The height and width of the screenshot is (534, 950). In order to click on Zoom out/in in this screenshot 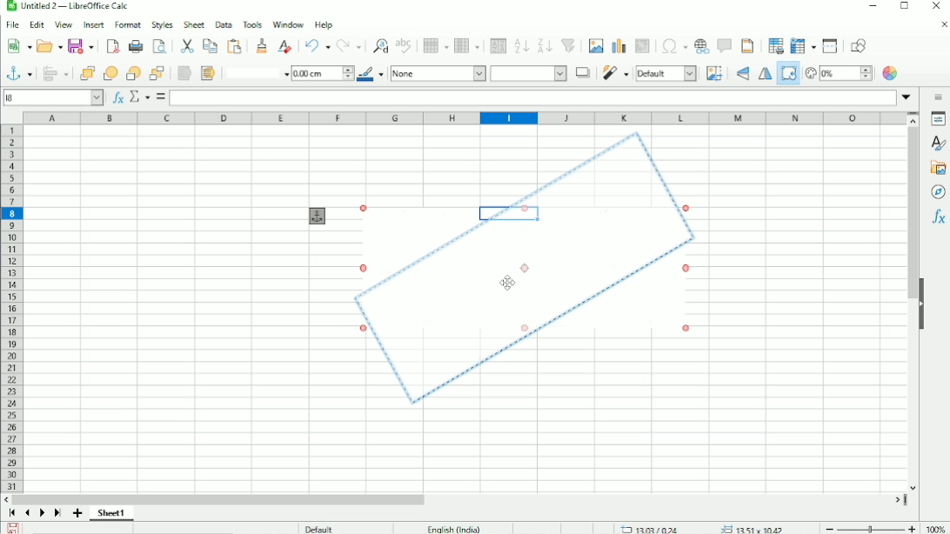, I will do `click(868, 526)`.